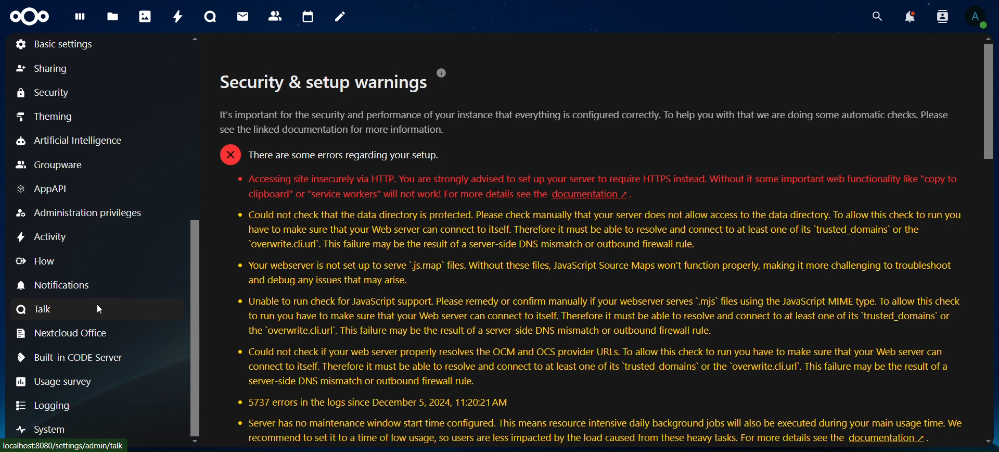  I want to click on usage, so click(62, 381).